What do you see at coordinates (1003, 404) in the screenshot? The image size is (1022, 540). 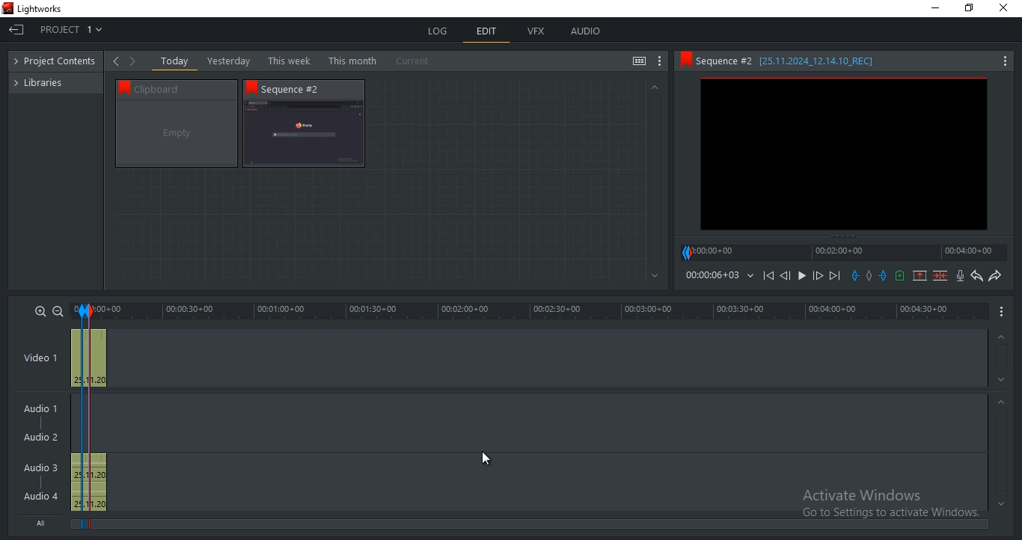 I see `Greyed out up arrow` at bounding box center [1003, 404].